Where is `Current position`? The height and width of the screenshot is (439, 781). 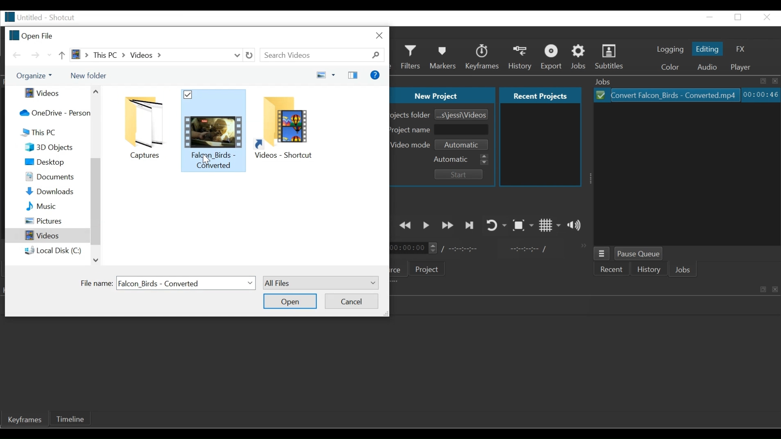 Current position is located at coordinates (414, 249).